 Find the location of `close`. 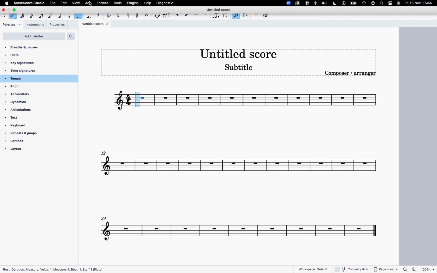

close is located at coordinates (4, 10).